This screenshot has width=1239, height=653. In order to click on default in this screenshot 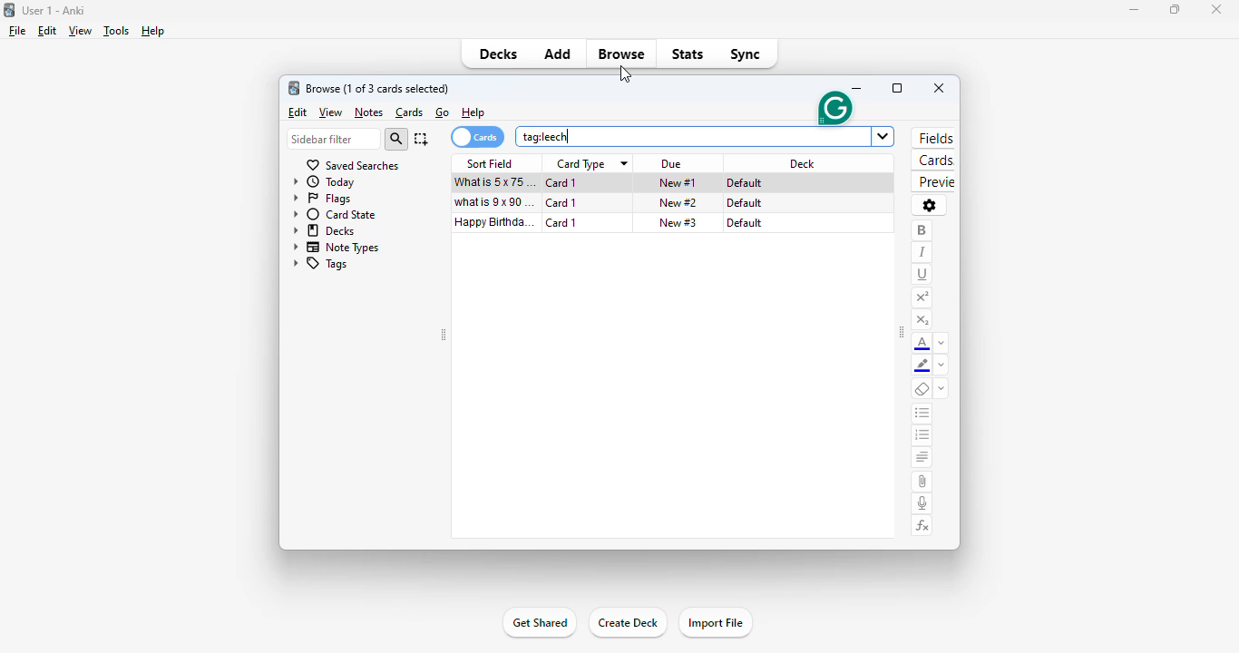, I will do `click(746, 202)`.